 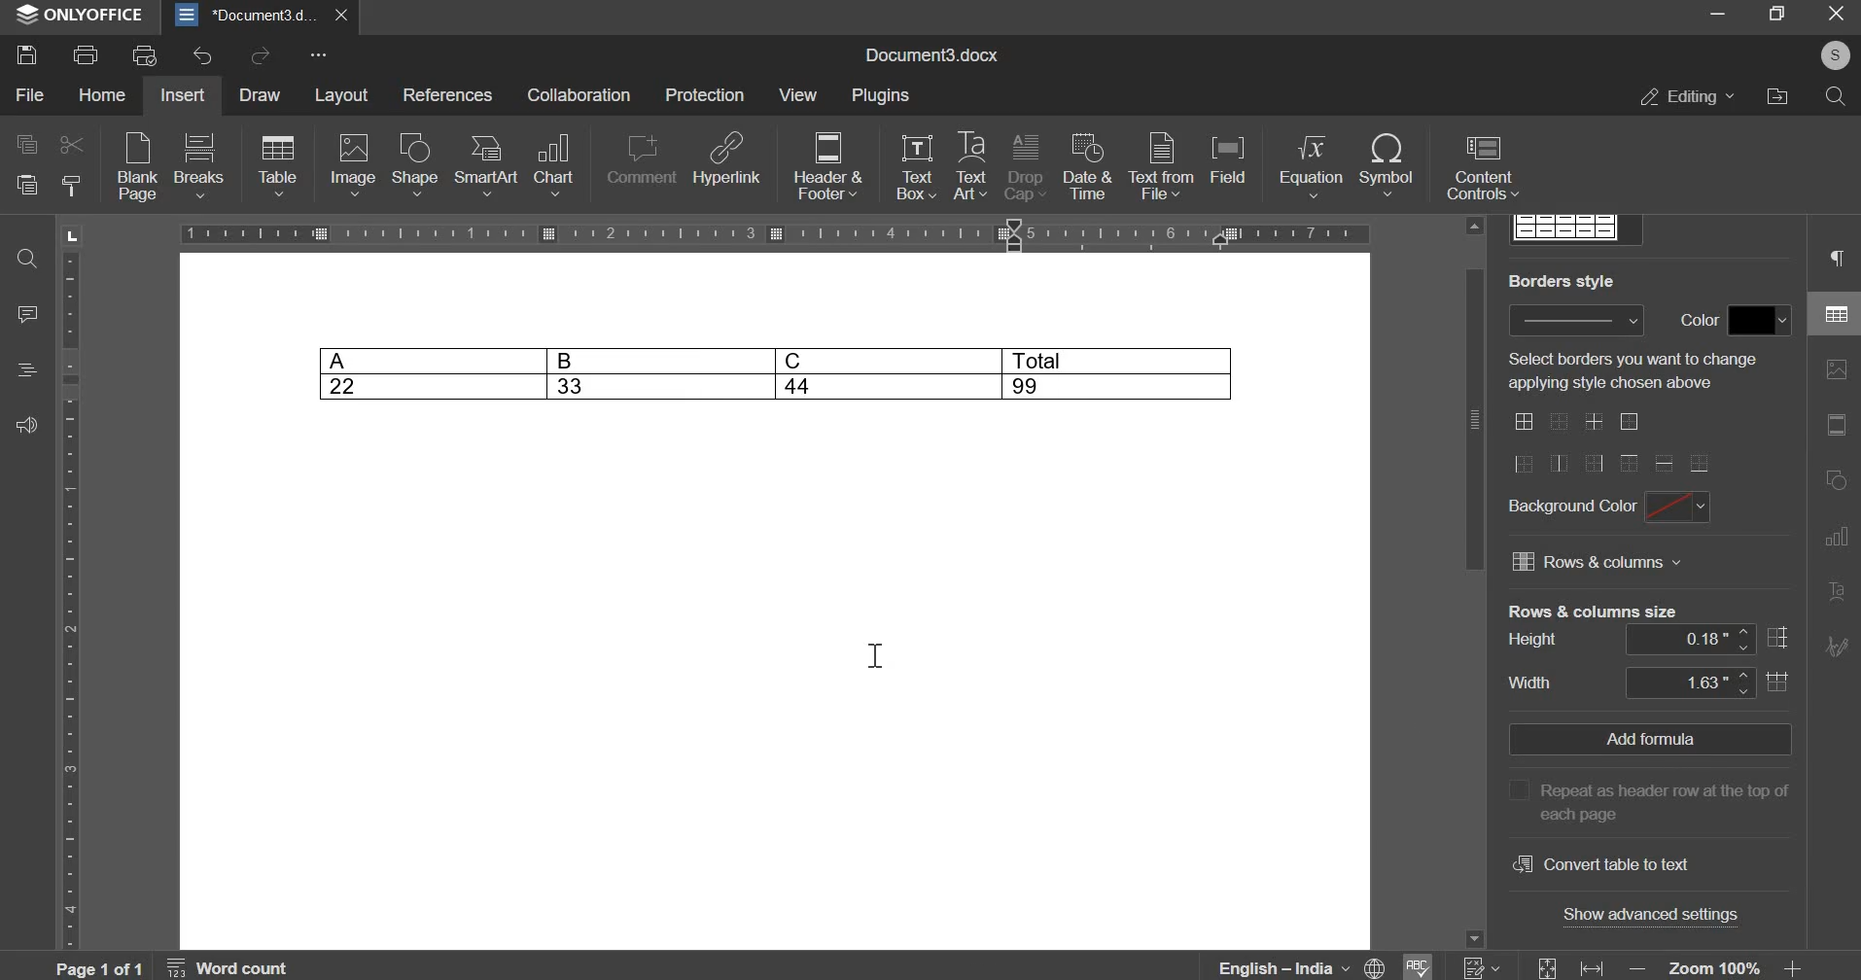 What do you see at coordinates (101, 96) in the screenshot?
I see `home` at bounding box center [101, 96].